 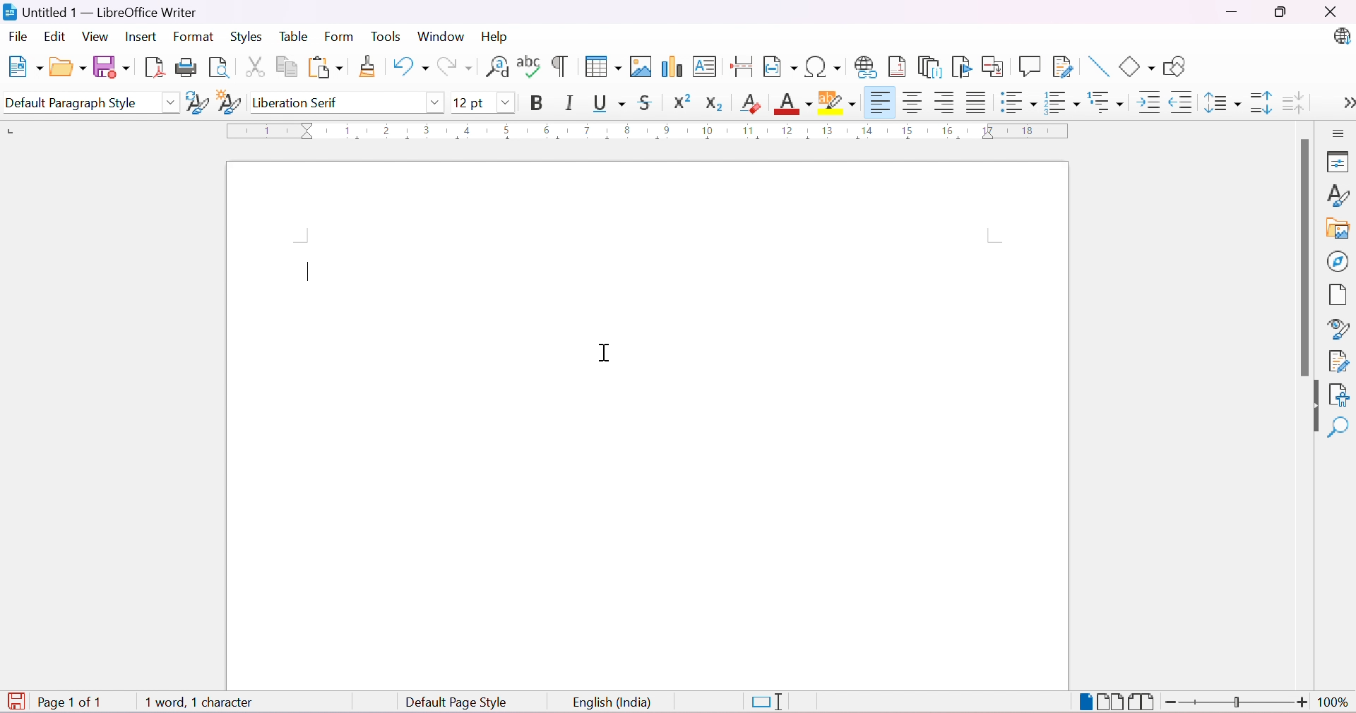 I want to click on Cursor, so click(x=607, y=356).